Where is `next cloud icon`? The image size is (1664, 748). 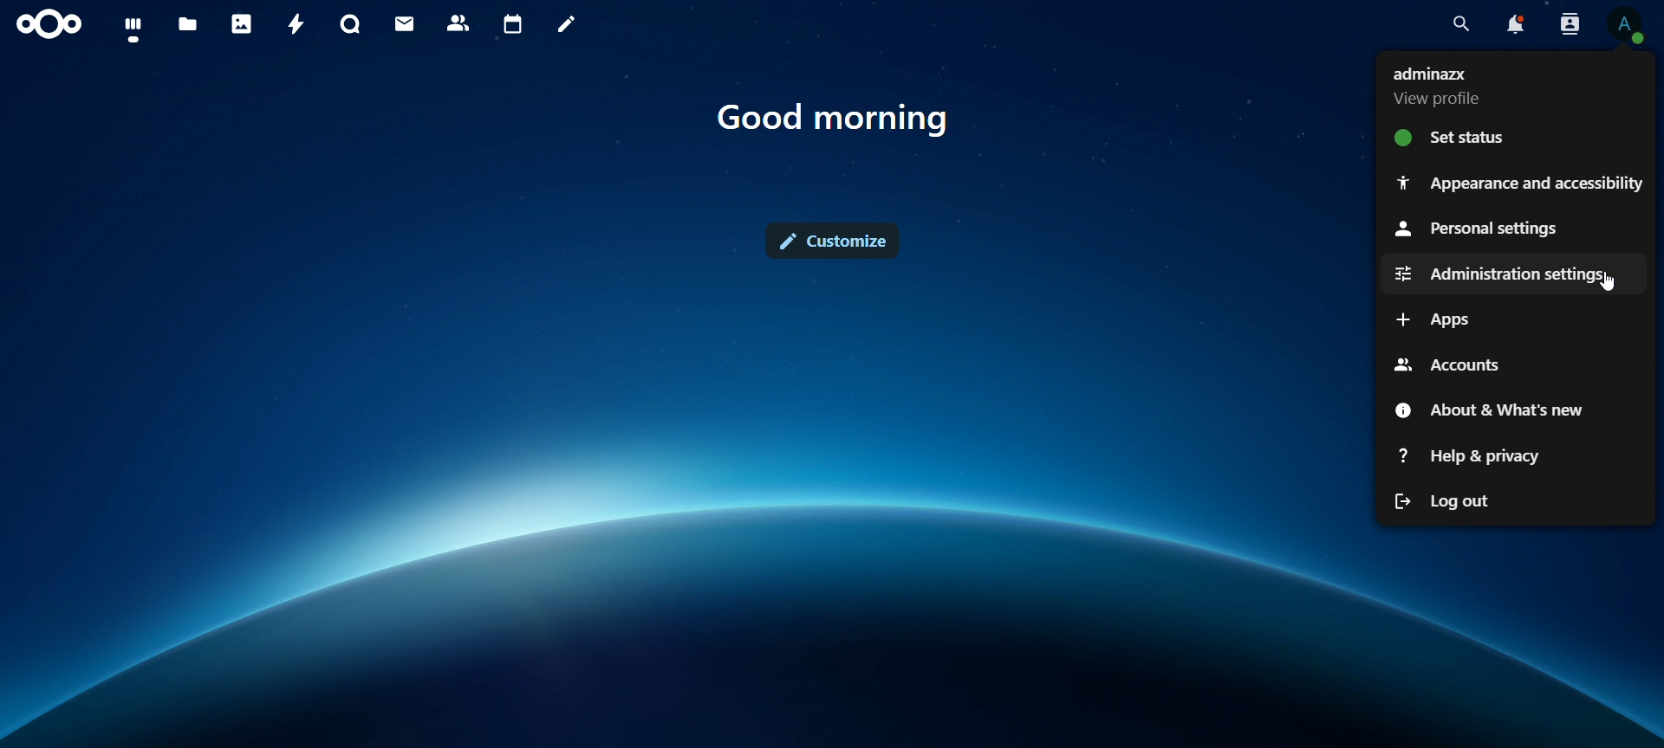
next cloud icon is located at coordinates (50, 25).